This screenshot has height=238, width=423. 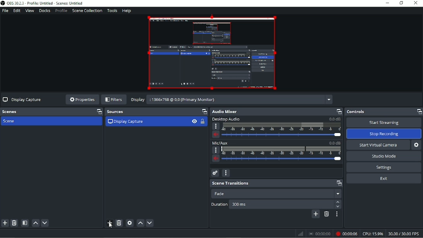 What do you see at coordinates (112, 10) in the screenshot?
I see `Tools` at bounding box center [112, 10].